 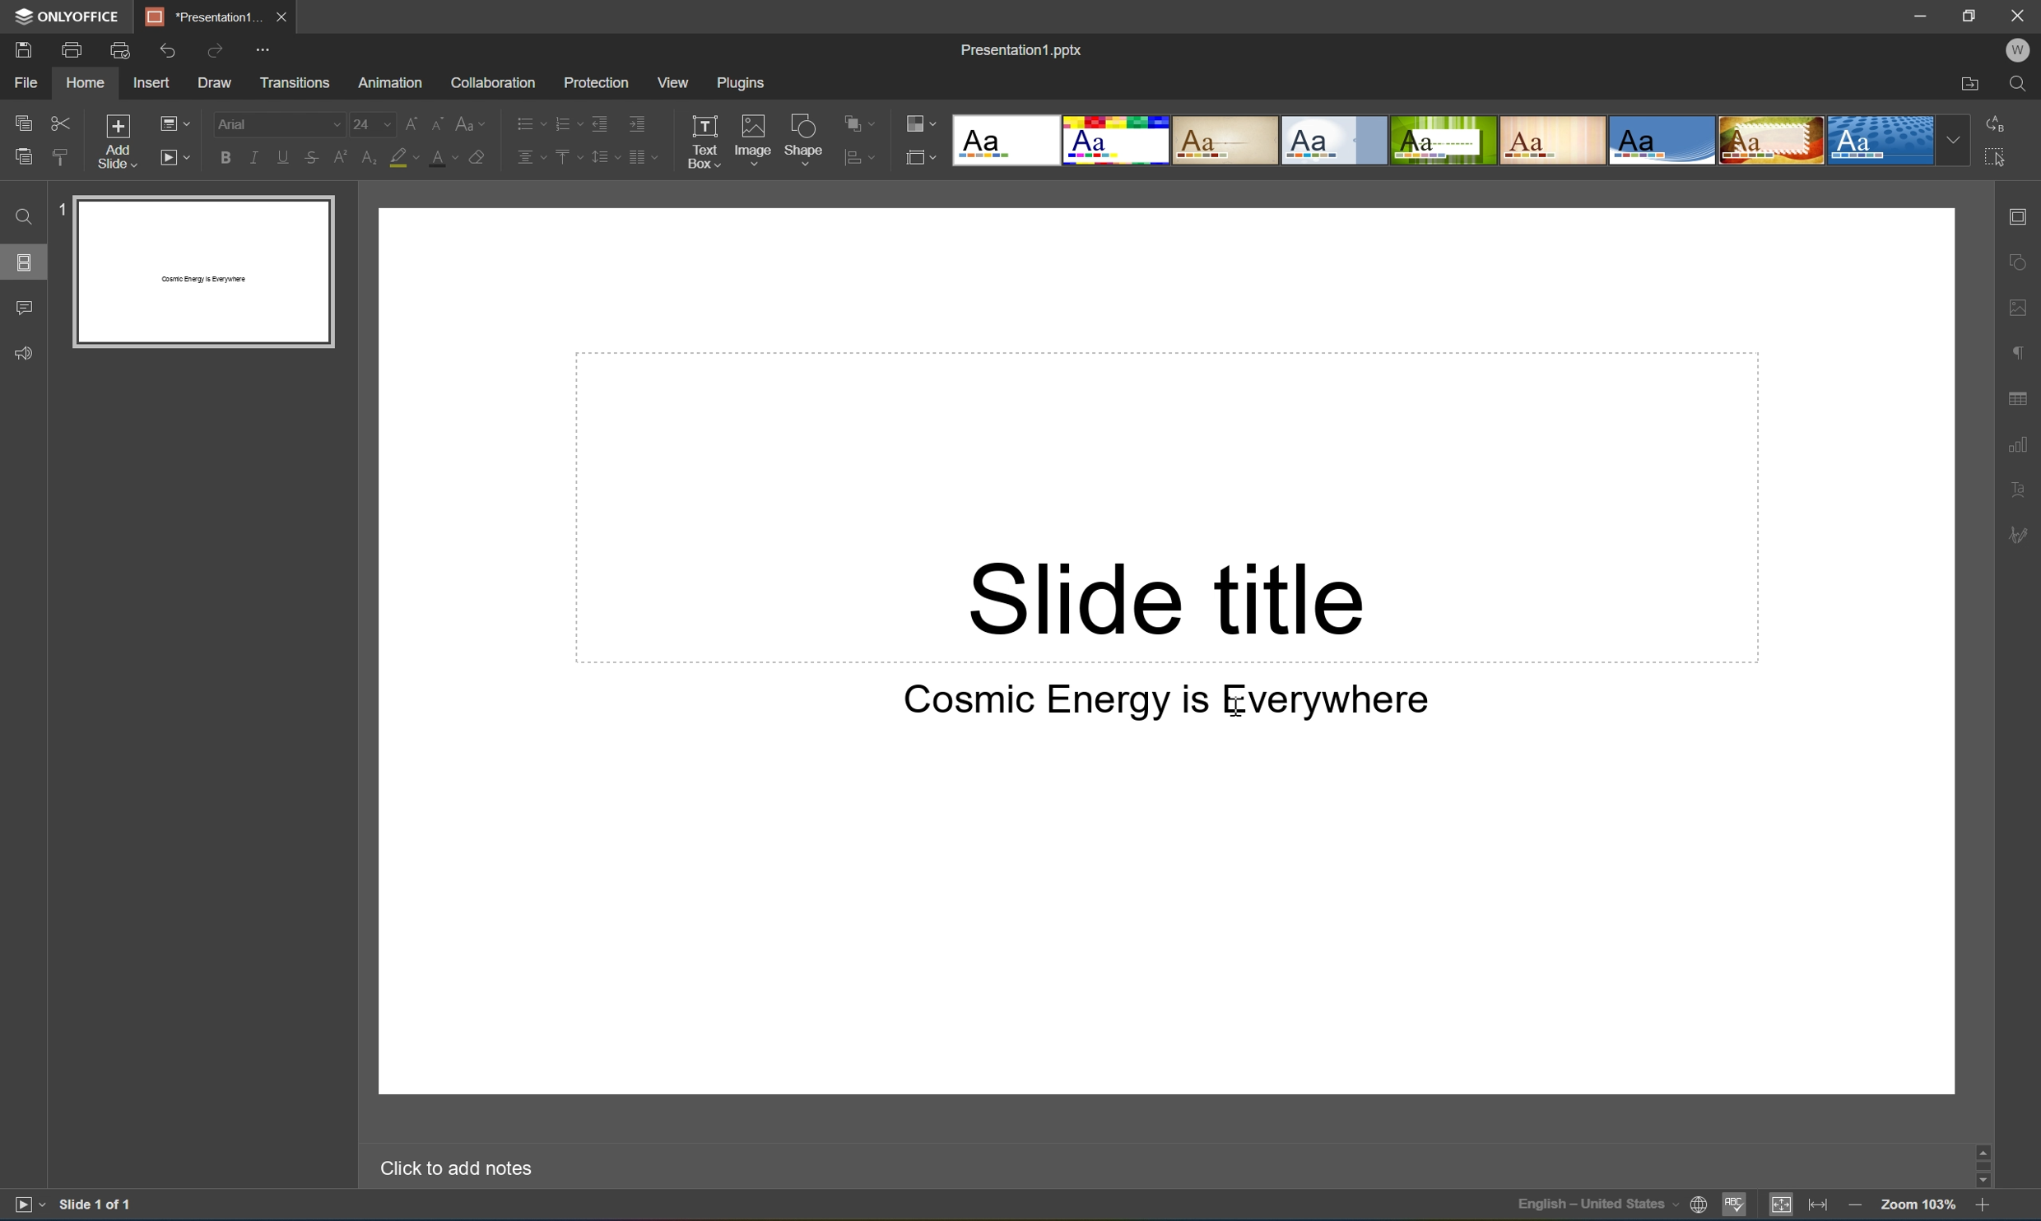 I want to click on Change case, so click(x=472, y=118).